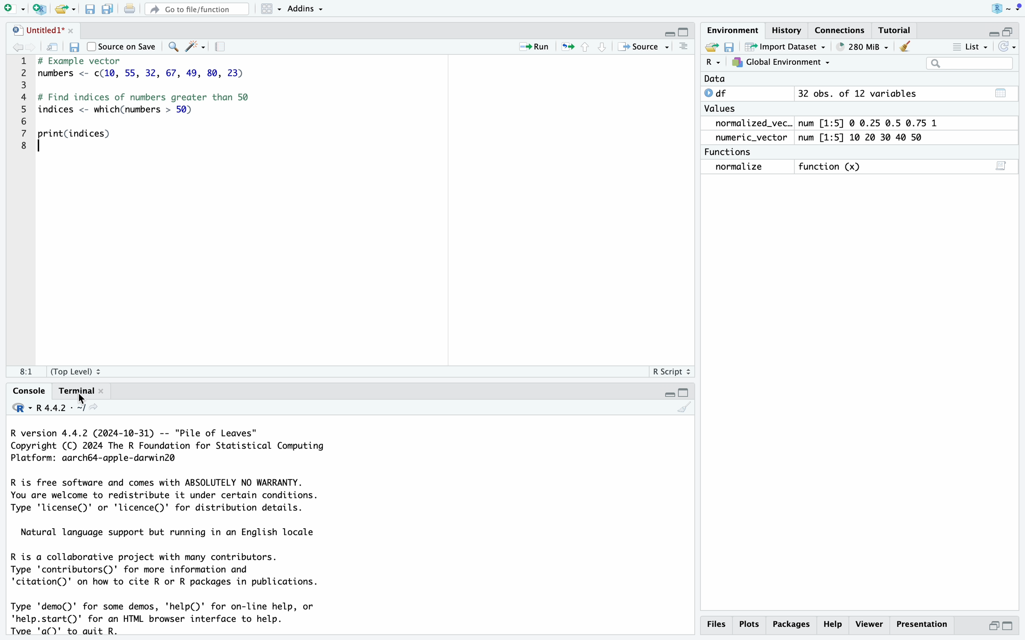  What do you see at coordinates (971, 46) in the screenshot?
I see `List ` at bounding box center [971, 46].